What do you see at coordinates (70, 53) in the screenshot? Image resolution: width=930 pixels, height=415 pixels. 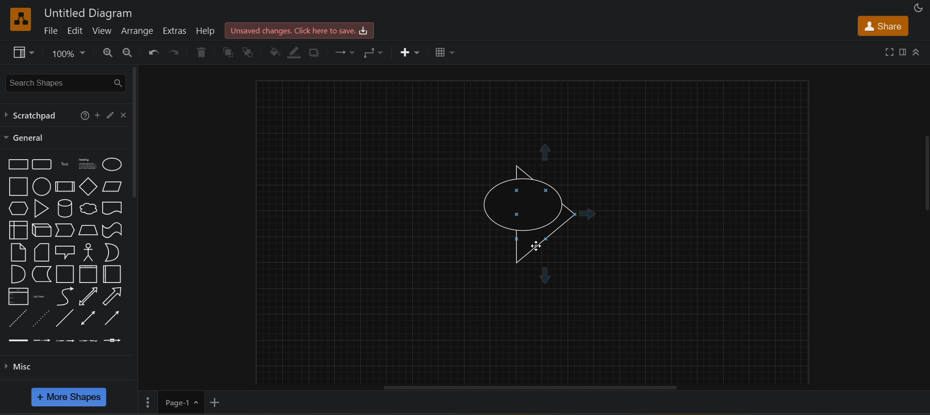 I see `zoom` at bounding box center [70, 53].